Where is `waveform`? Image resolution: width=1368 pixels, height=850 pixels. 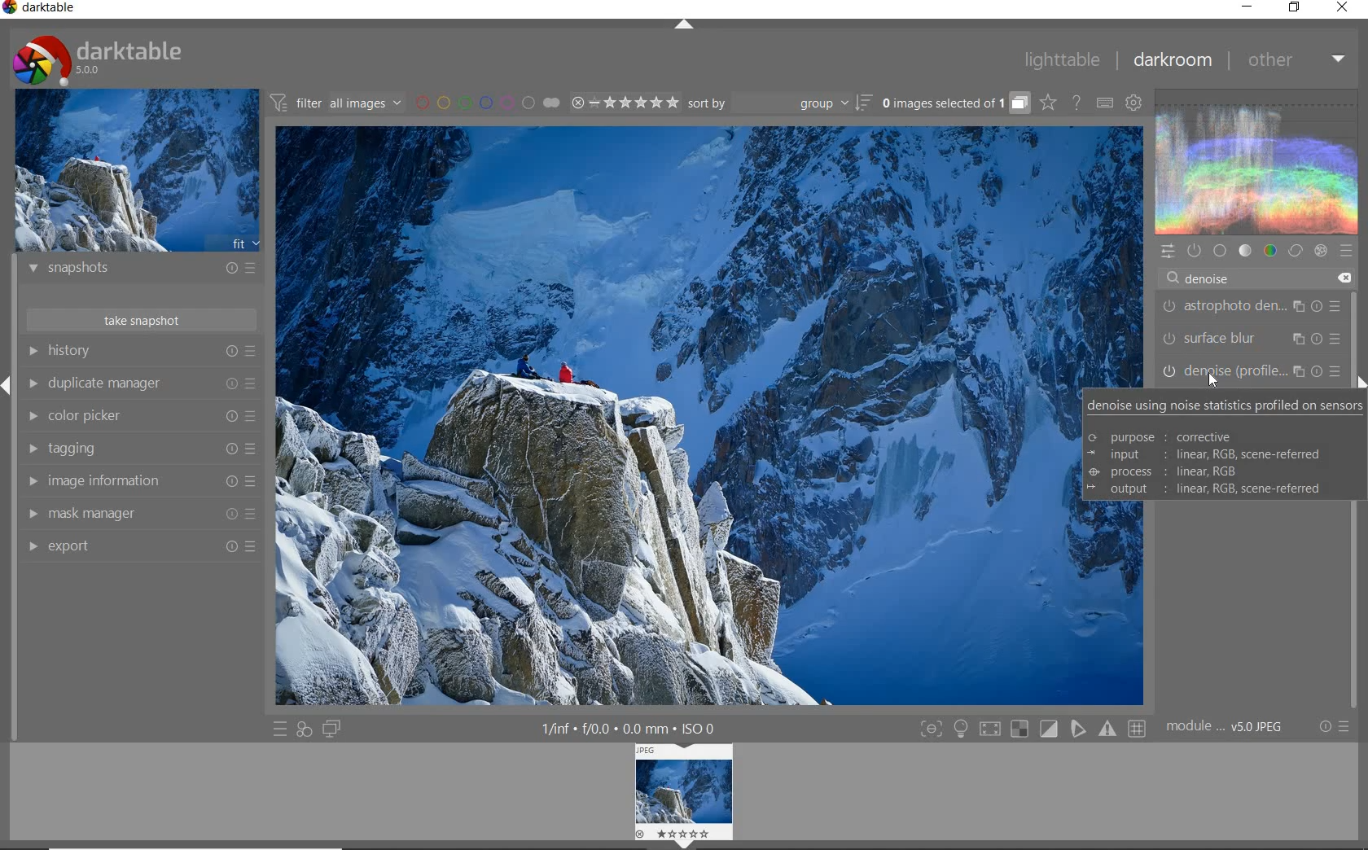
waveform is located at coordinates (1258, 160).